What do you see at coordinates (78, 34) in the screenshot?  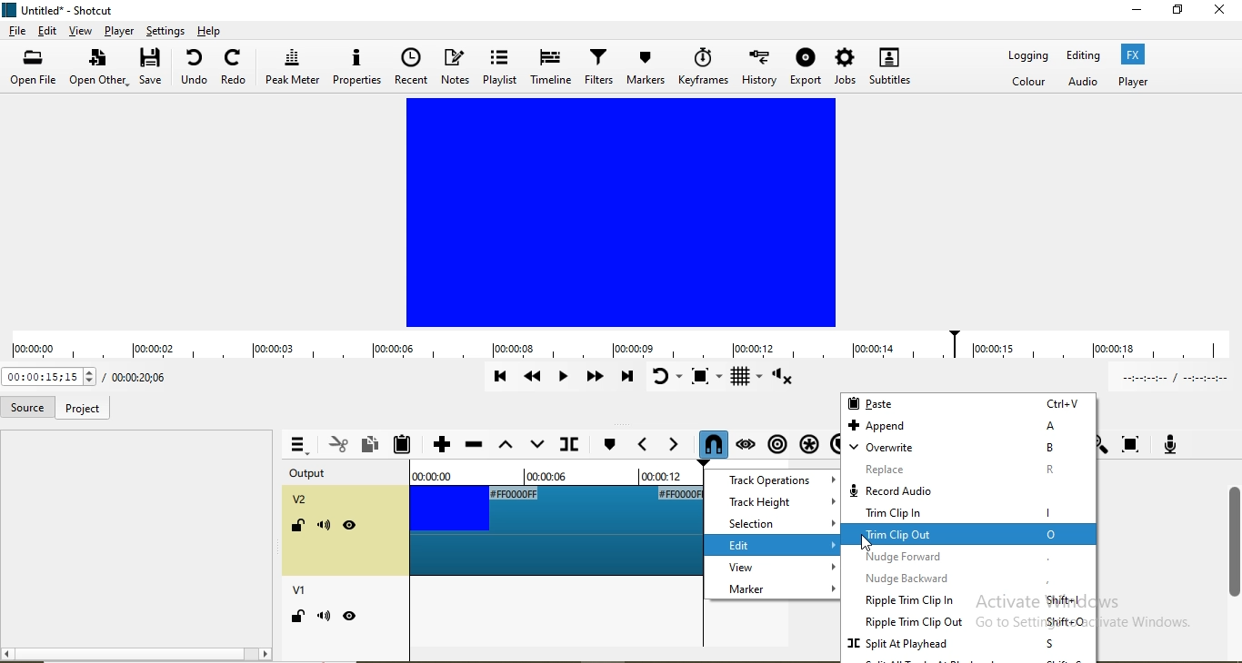 I see `view` at bounding box center [78, 34].